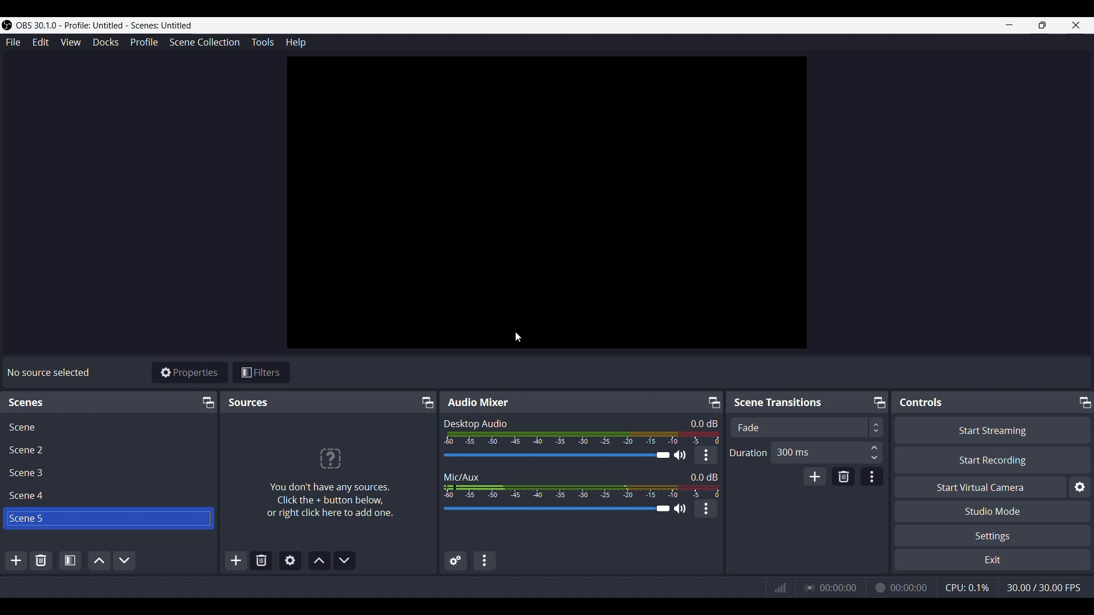  What do you see at coordinates (34, 403) in the screenshot?
I see `Text` at bounding box center [34, 403].